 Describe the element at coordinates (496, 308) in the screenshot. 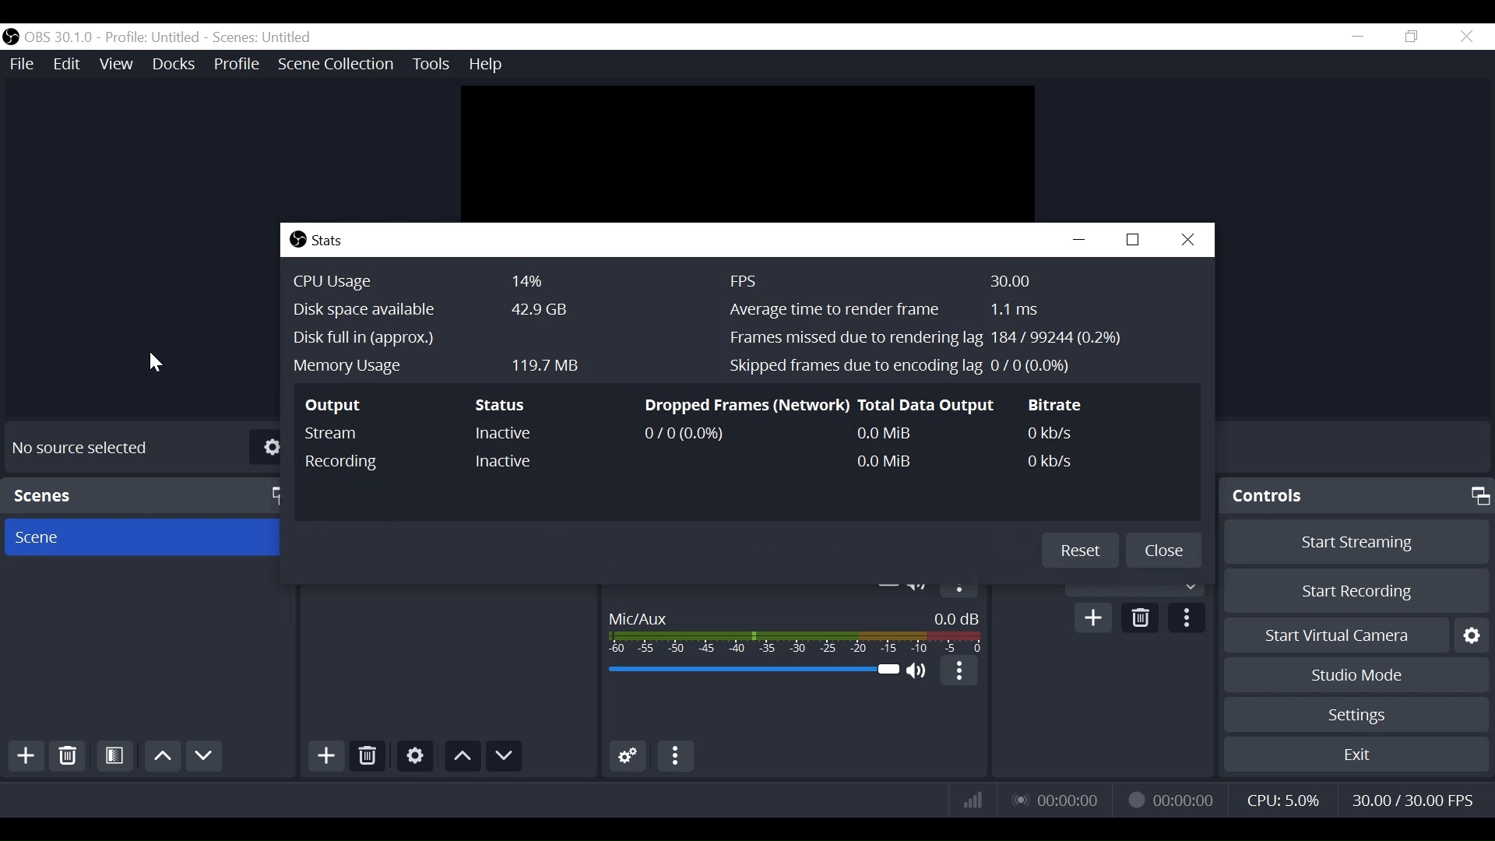

I see `Disk Space Available` at that location.